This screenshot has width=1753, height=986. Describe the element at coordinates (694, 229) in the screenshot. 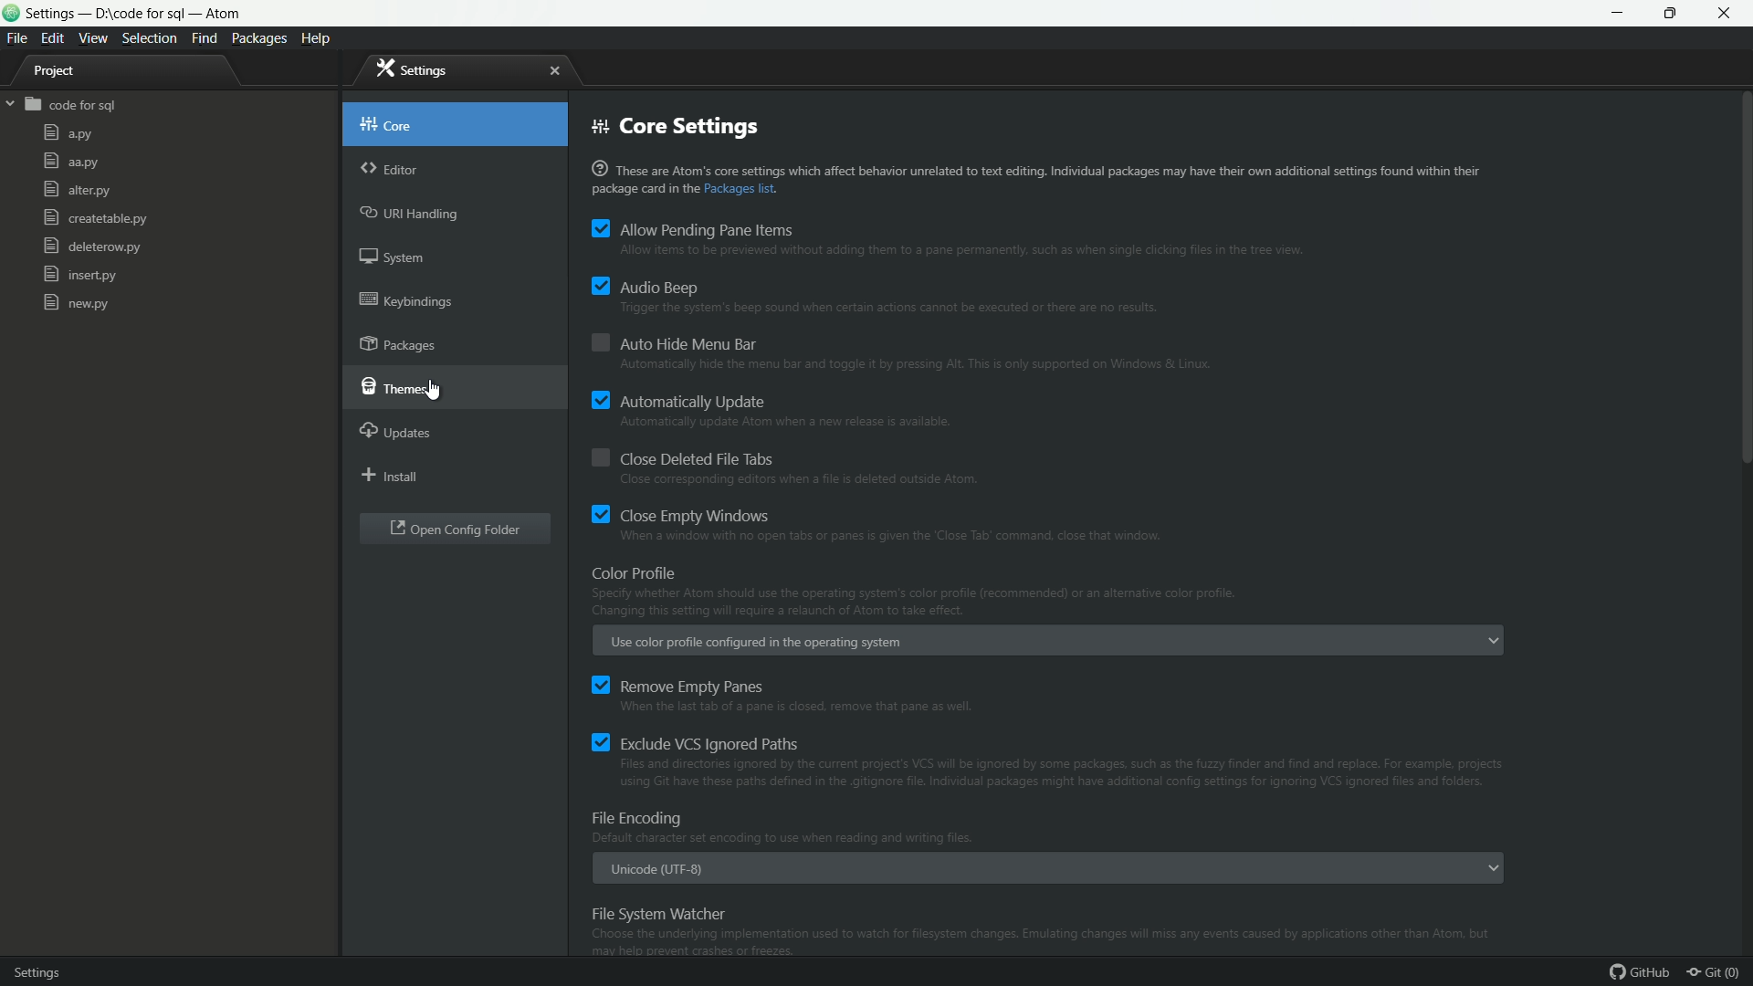

I see `allow pending pane items` at that location.